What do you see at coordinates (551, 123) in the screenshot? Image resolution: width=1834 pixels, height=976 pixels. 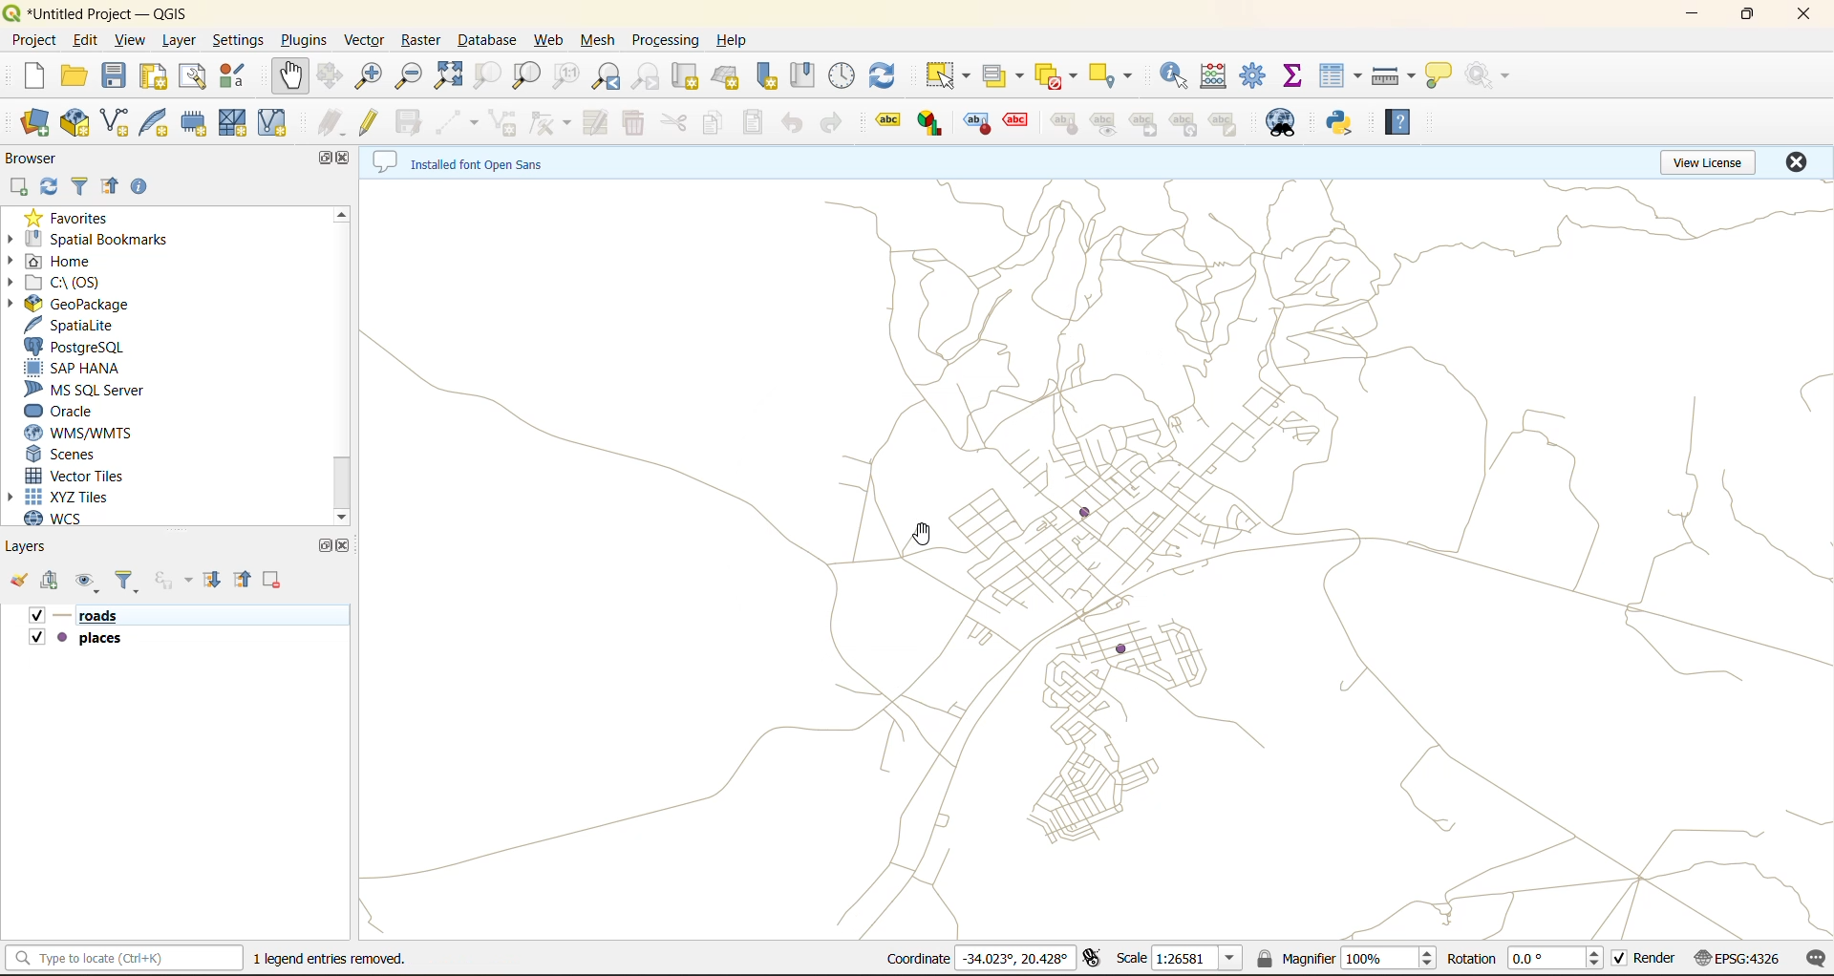 I see `vertex tools` at bounding box center [551, 123].